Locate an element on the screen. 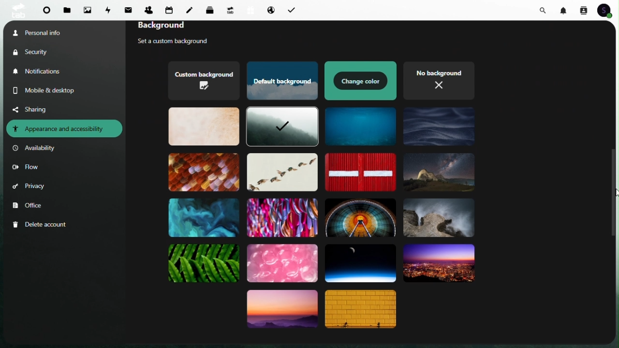 This screenshot has width=619, height=348. Themes is located at coordinates (281, 127).